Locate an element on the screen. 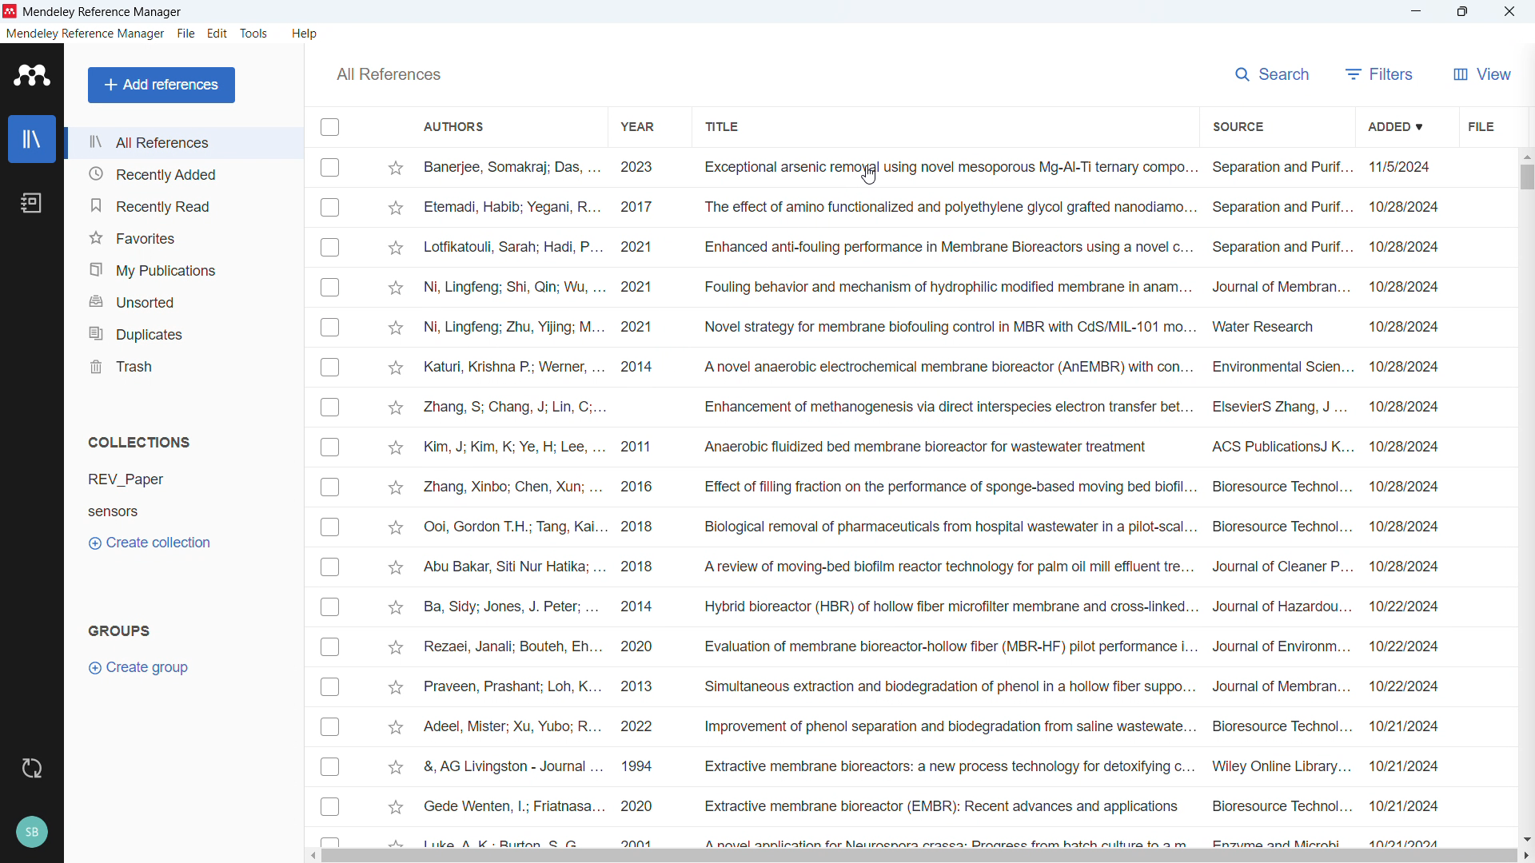 The image size is (1535, 863). ooi,gordon t.h,tang,kai is located at coordinates (512, 528).